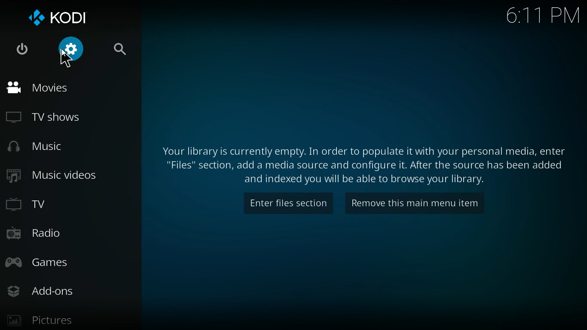 Image resolution: width=587 pixels, height=330 pixels. Describe the element at coordinates (44, 319) in the screenshot. I see `pictures` at that location.